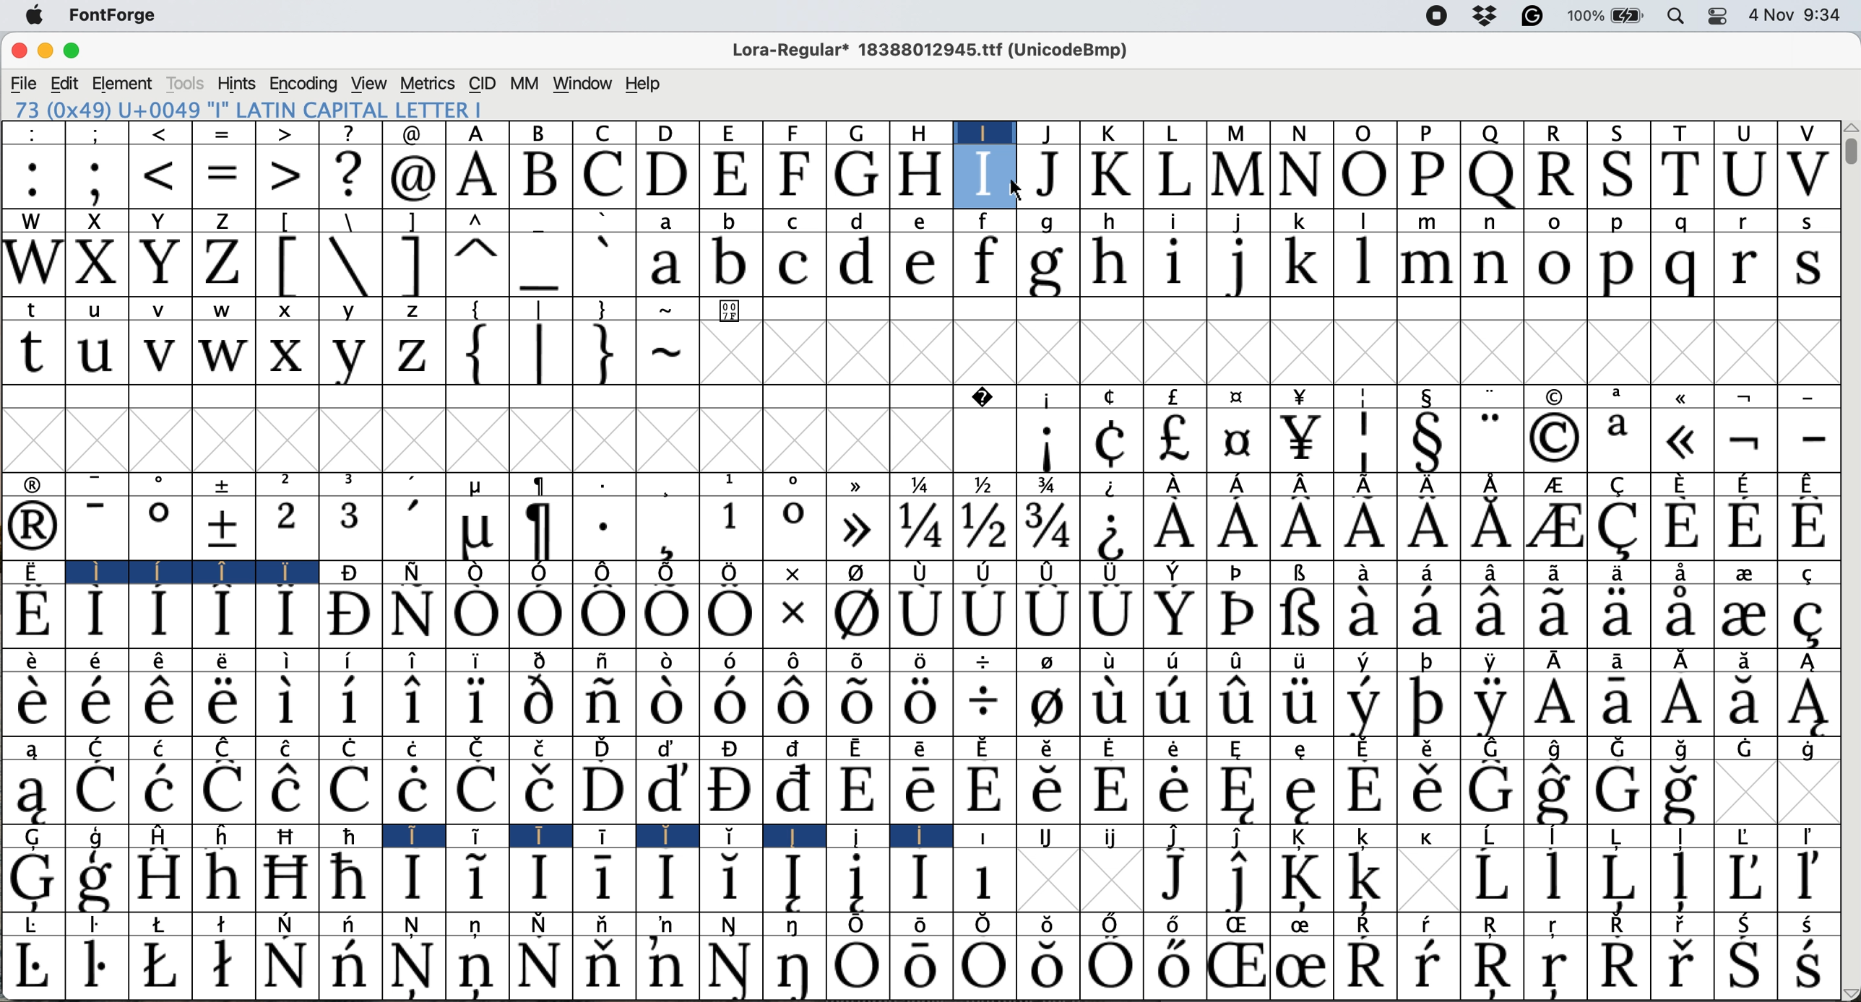 The width and height of the screenshot is (1861, 1002). Describe the element at coordinates (413, 266) in the screenshot. I see `]` at that location.